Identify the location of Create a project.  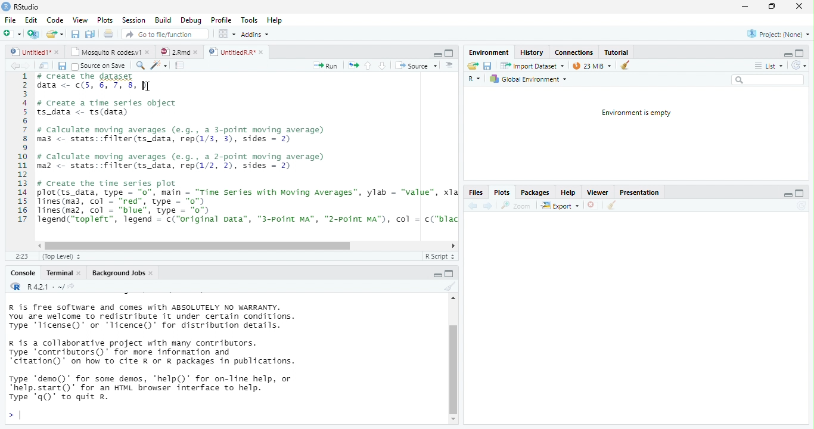
(33, 34).